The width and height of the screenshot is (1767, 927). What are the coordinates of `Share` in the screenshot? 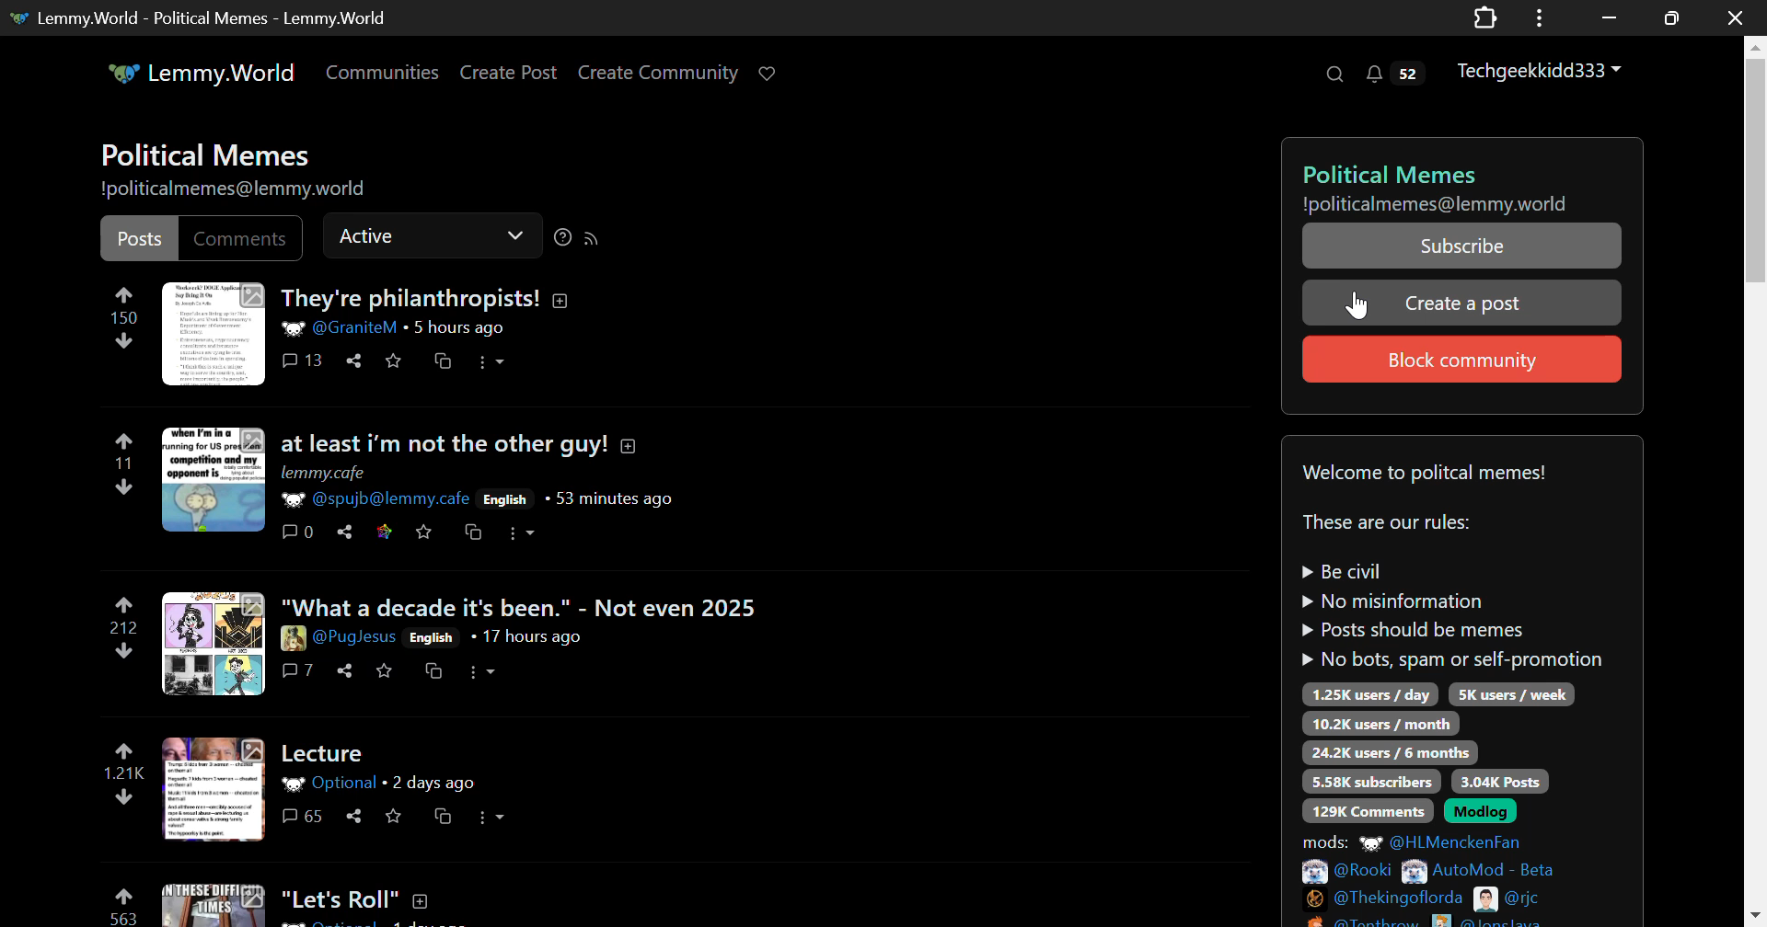 It's located at (344, 670).